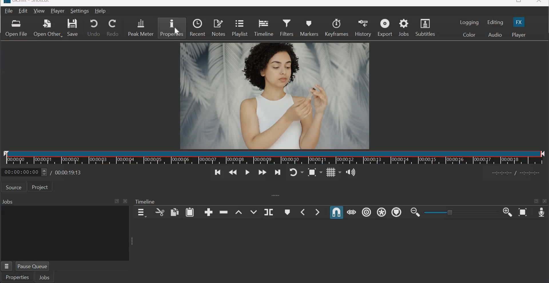 Image resolution: width=549 pixels, height=283 pixels. I want to click on Undo, so click(94, 27).